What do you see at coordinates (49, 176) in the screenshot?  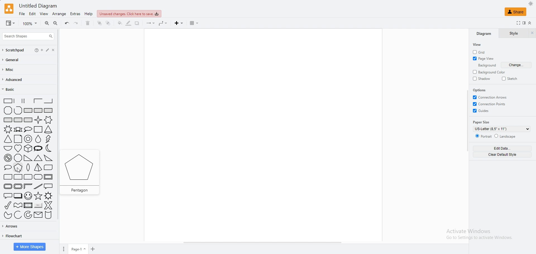 I see `frame` at bounding box center [49, 176].